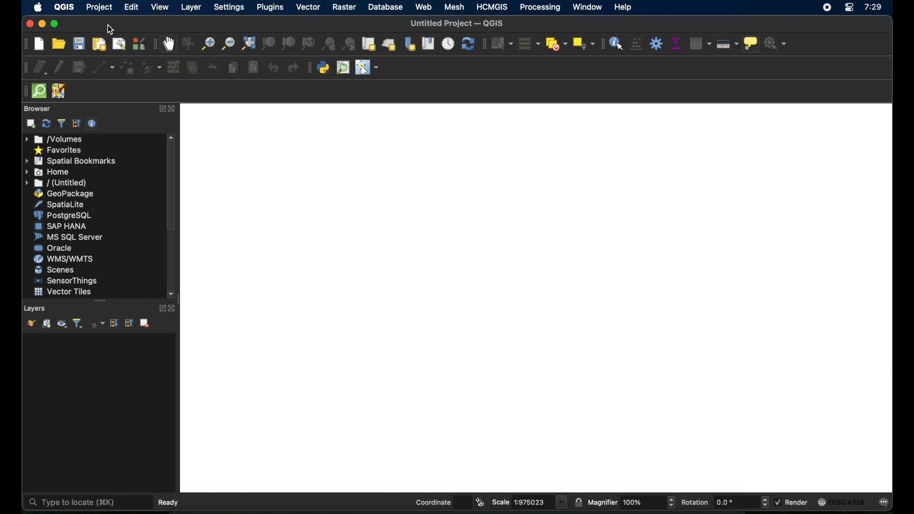 The height and width of the screenshot is (514, 914). Describe the element at coordinates (57, 23) in the screenshot. I see `maximize` at that location.